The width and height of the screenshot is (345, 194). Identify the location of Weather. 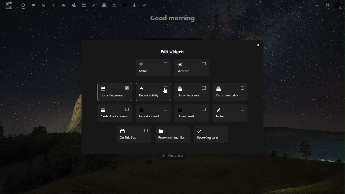
(191, 67).